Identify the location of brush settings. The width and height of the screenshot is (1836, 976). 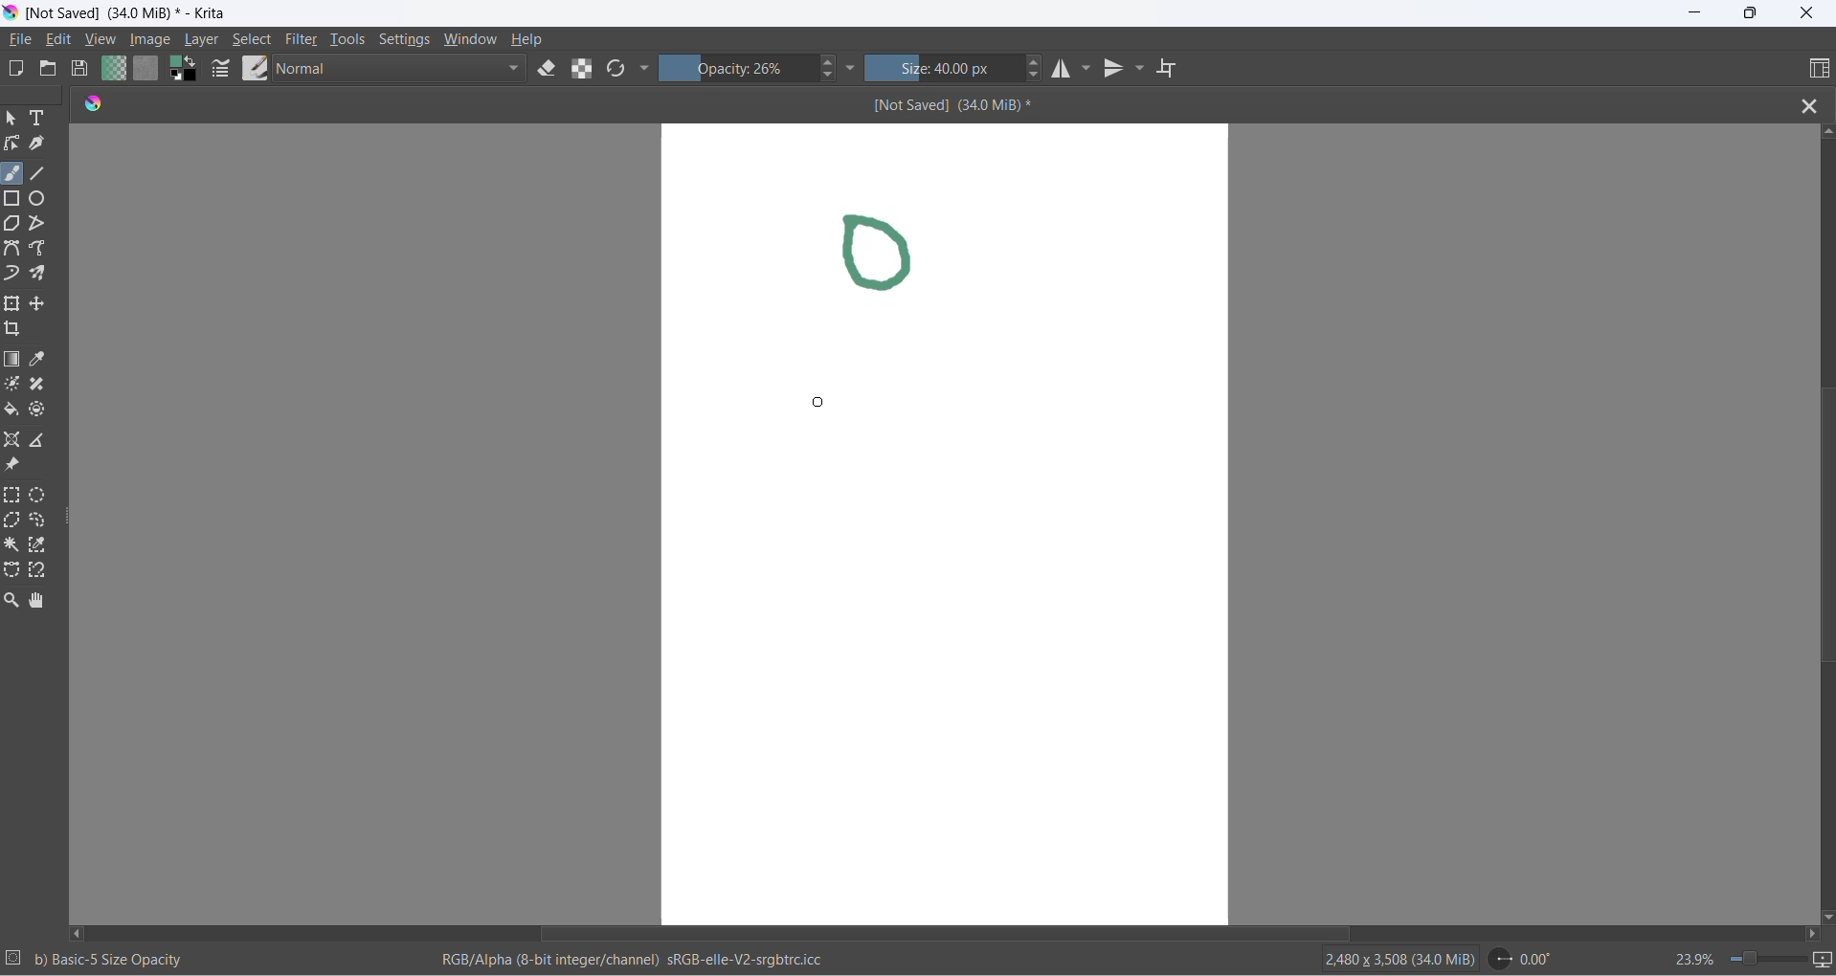
(220, 71).